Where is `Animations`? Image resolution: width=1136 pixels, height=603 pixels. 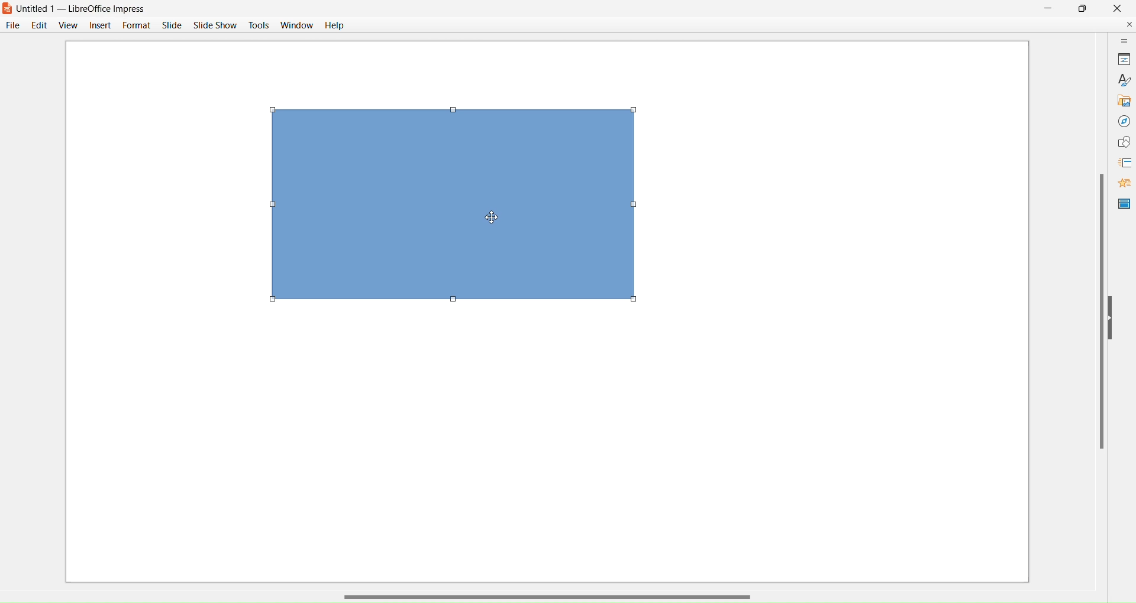
Animations is located at coordinates (1124, 182).